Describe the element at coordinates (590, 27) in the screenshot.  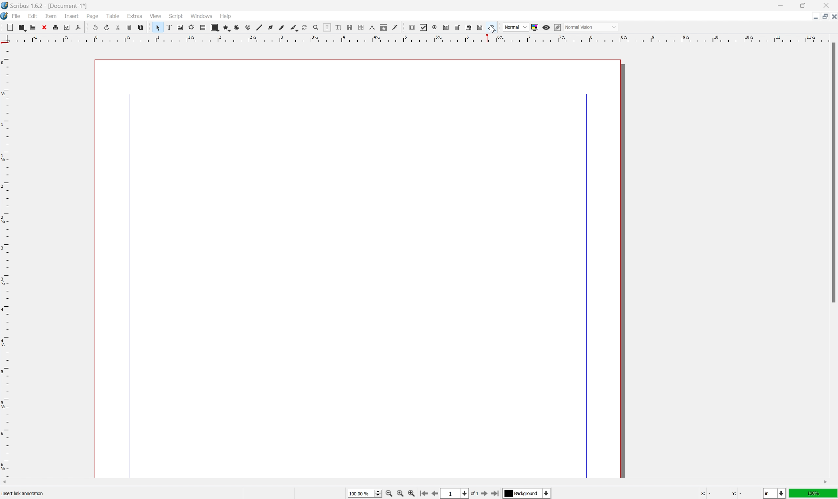
I see `normal vision` at that location.